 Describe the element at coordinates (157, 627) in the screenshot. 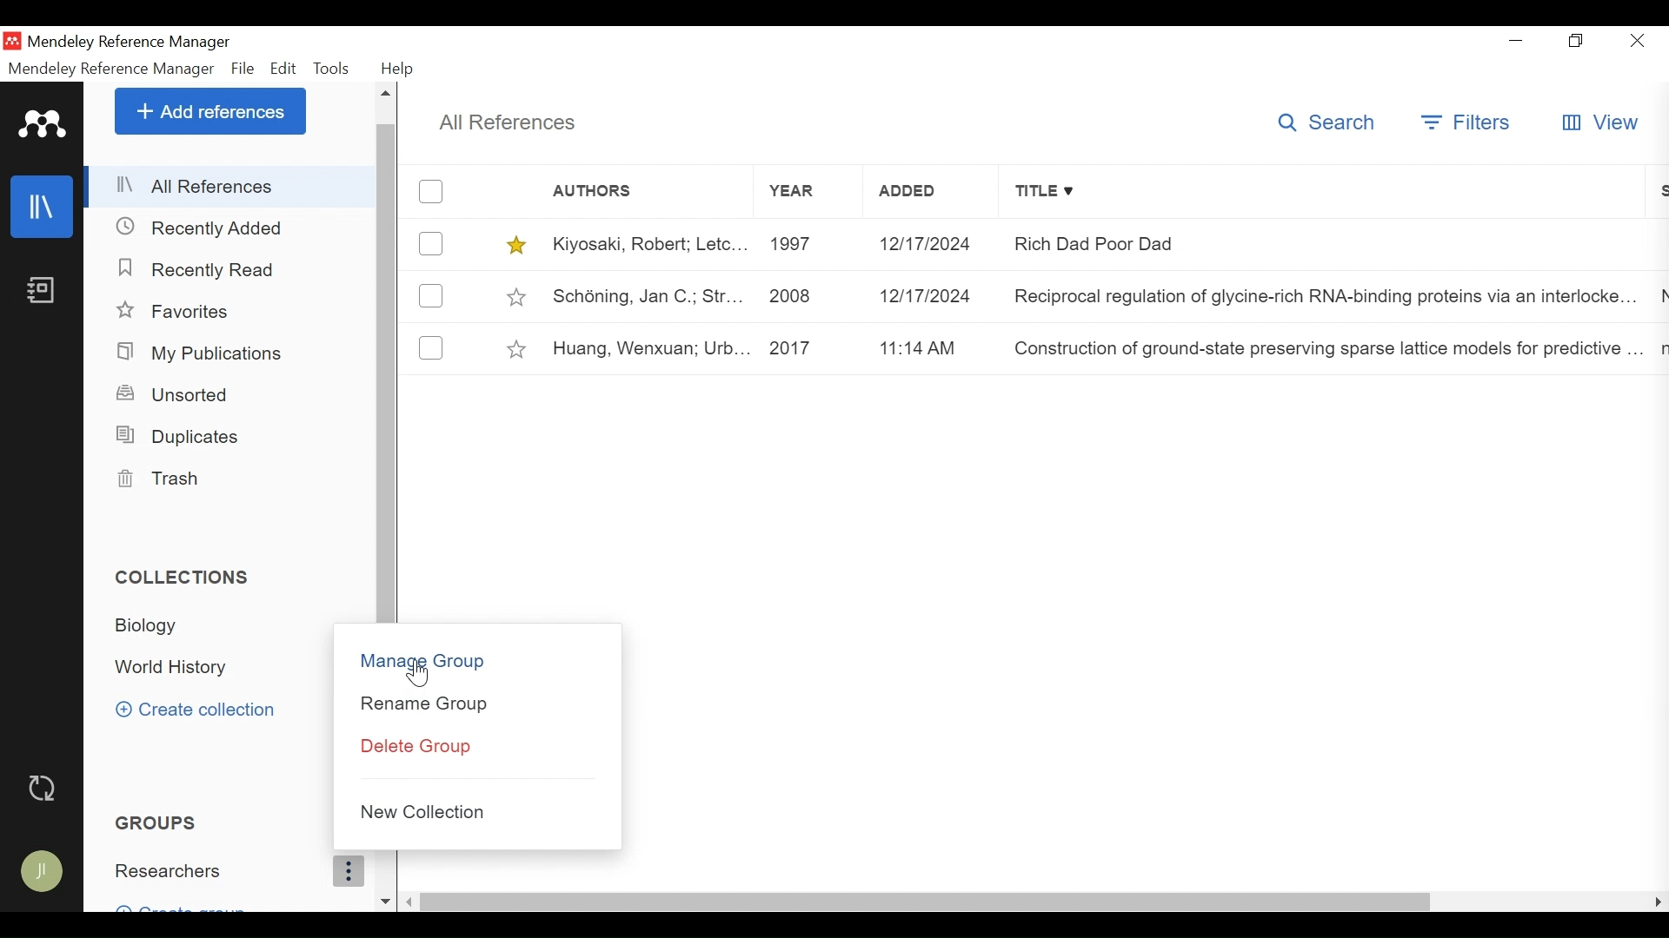

I see `Biology` at that location.